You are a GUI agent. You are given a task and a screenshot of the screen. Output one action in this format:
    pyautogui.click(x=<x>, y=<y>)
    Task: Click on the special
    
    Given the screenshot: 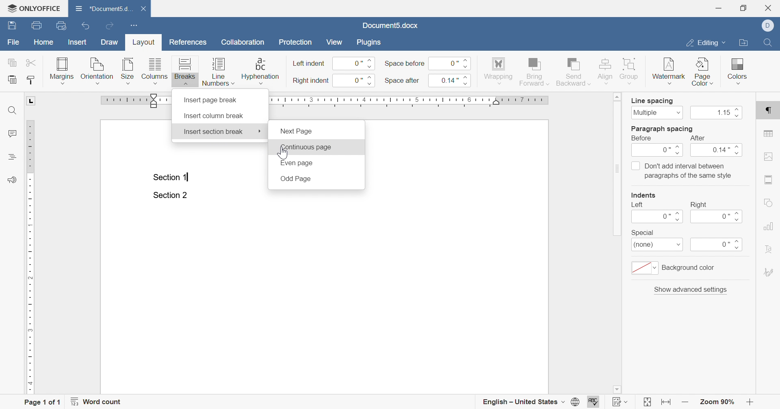 What is the action you would take?
    pyautogui.click(x=642, y=232)
    